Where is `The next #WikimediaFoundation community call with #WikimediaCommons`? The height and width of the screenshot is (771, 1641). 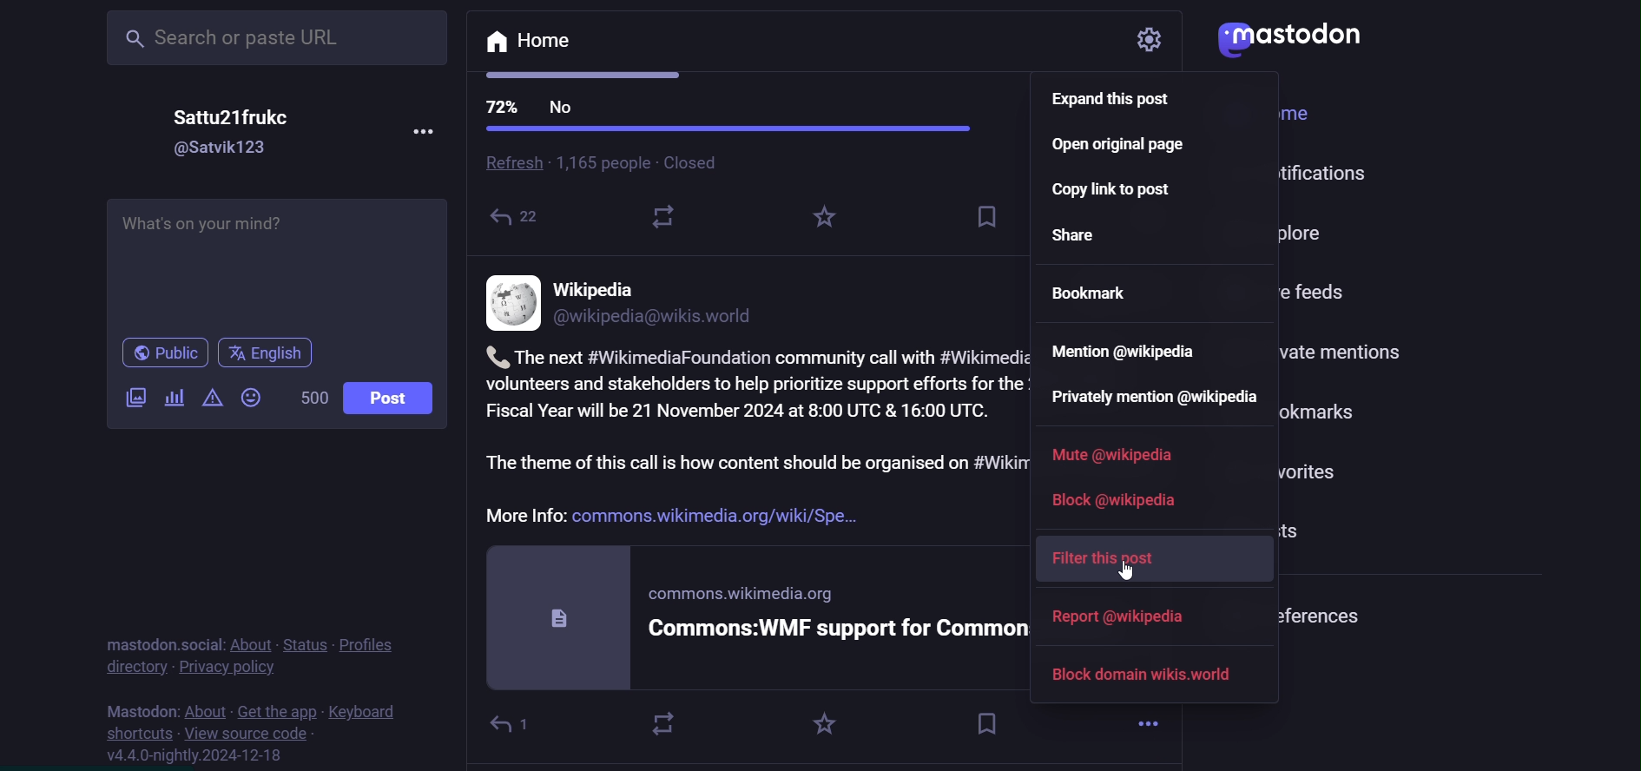
The next #WikimediaFoundation community call with #WikimediaCommons is located at coordinates (774, 354).